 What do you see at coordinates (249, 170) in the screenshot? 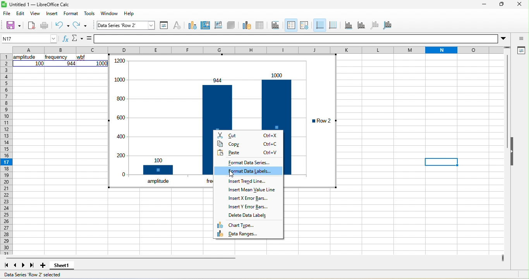
I see `format data labels` at bounding box center [249, 170].